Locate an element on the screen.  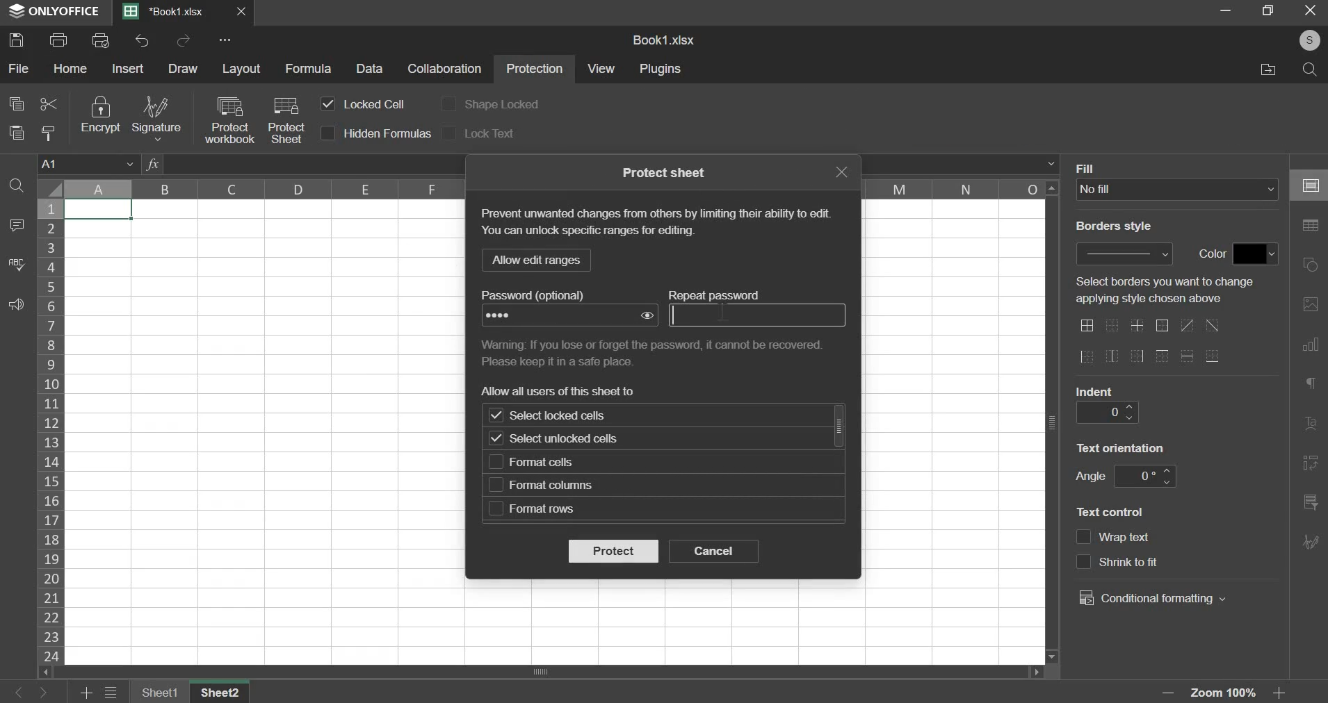
column is located at coordinates (259, 188).